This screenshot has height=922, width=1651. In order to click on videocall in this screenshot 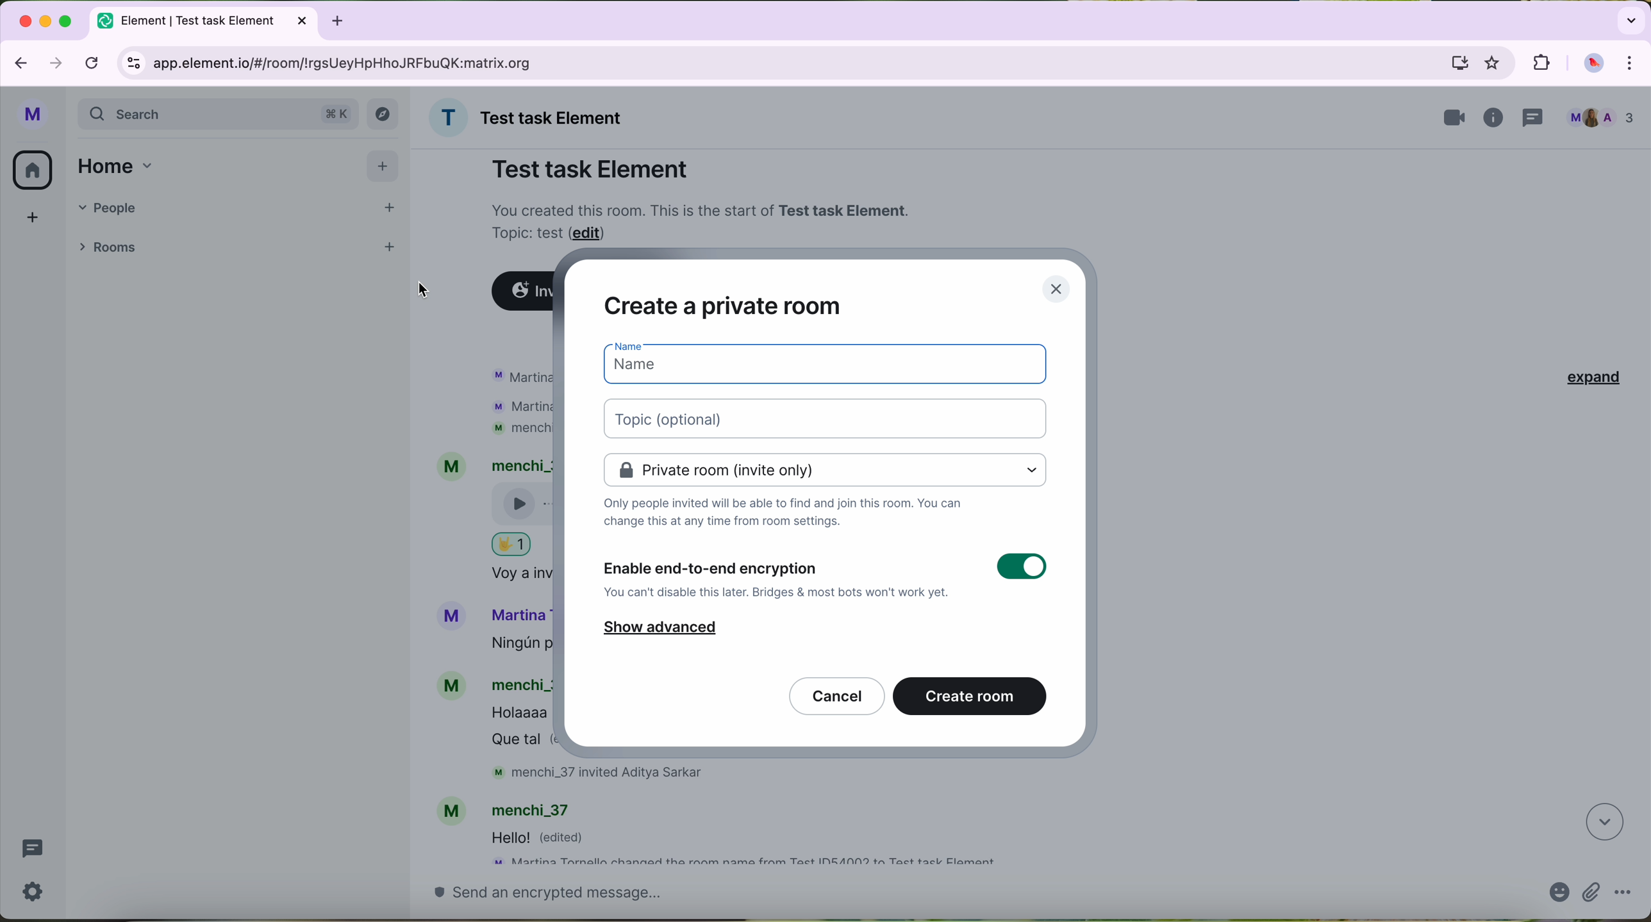, I will do `click(1455, 118)`.